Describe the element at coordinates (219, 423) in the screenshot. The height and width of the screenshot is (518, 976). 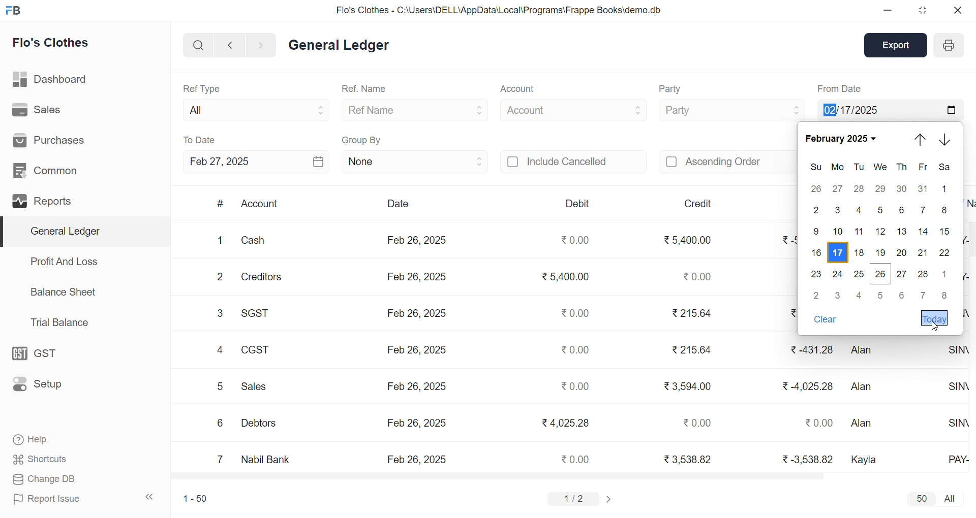
I see `6` at that location.